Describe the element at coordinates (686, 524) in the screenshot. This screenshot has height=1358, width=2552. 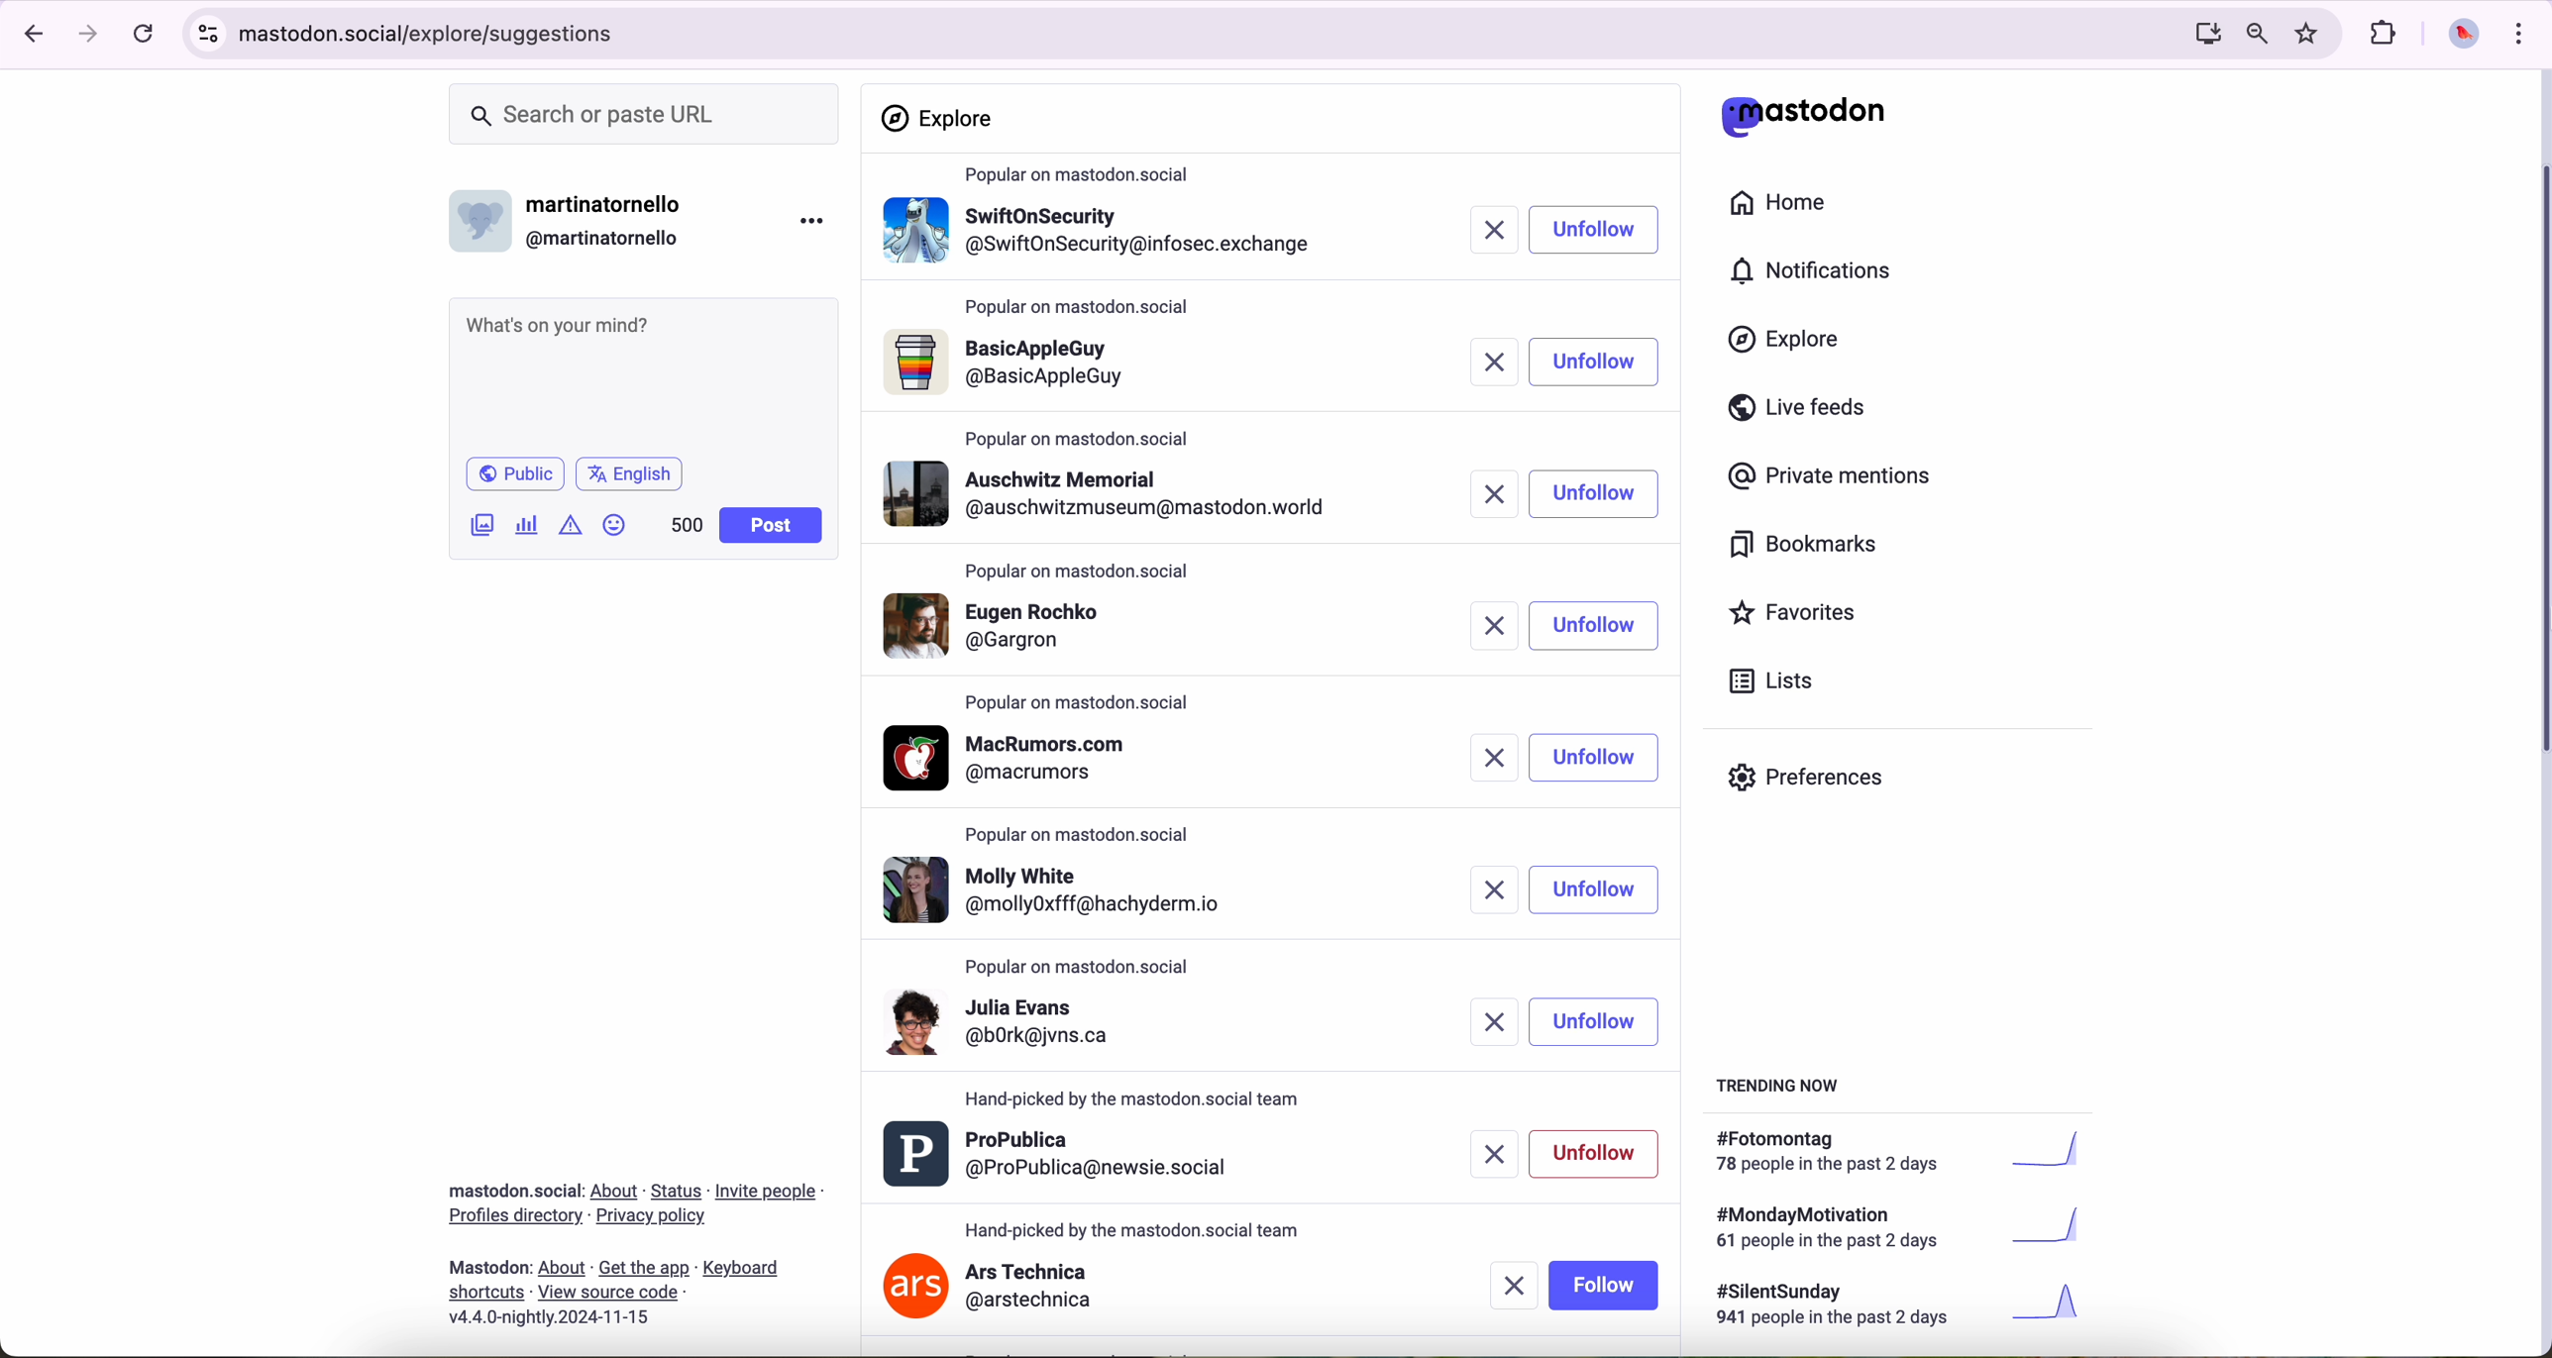
I see `500 characters` at that location.